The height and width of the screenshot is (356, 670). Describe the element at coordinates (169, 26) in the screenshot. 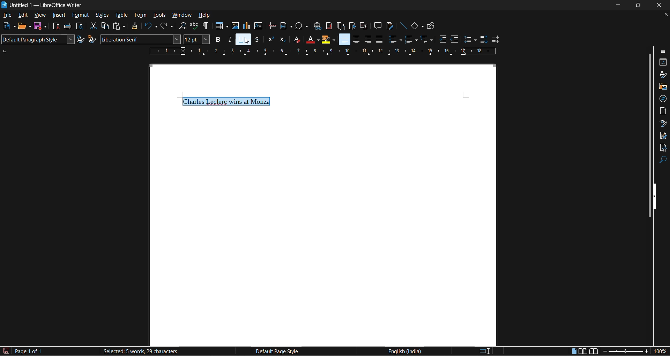

I see `redo` at that location.